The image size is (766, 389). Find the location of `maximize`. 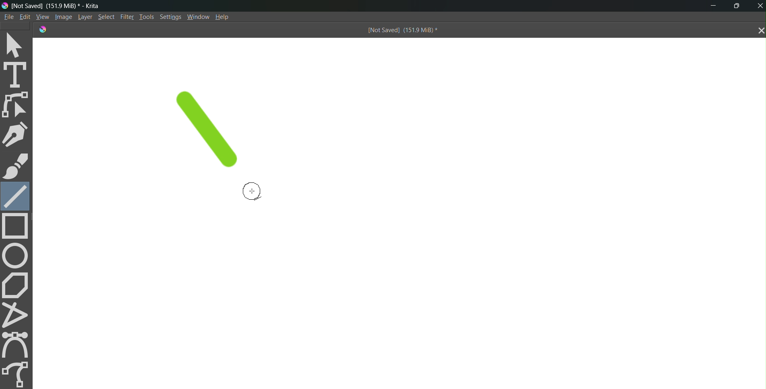

maximize is located at coordinates (739, 5).